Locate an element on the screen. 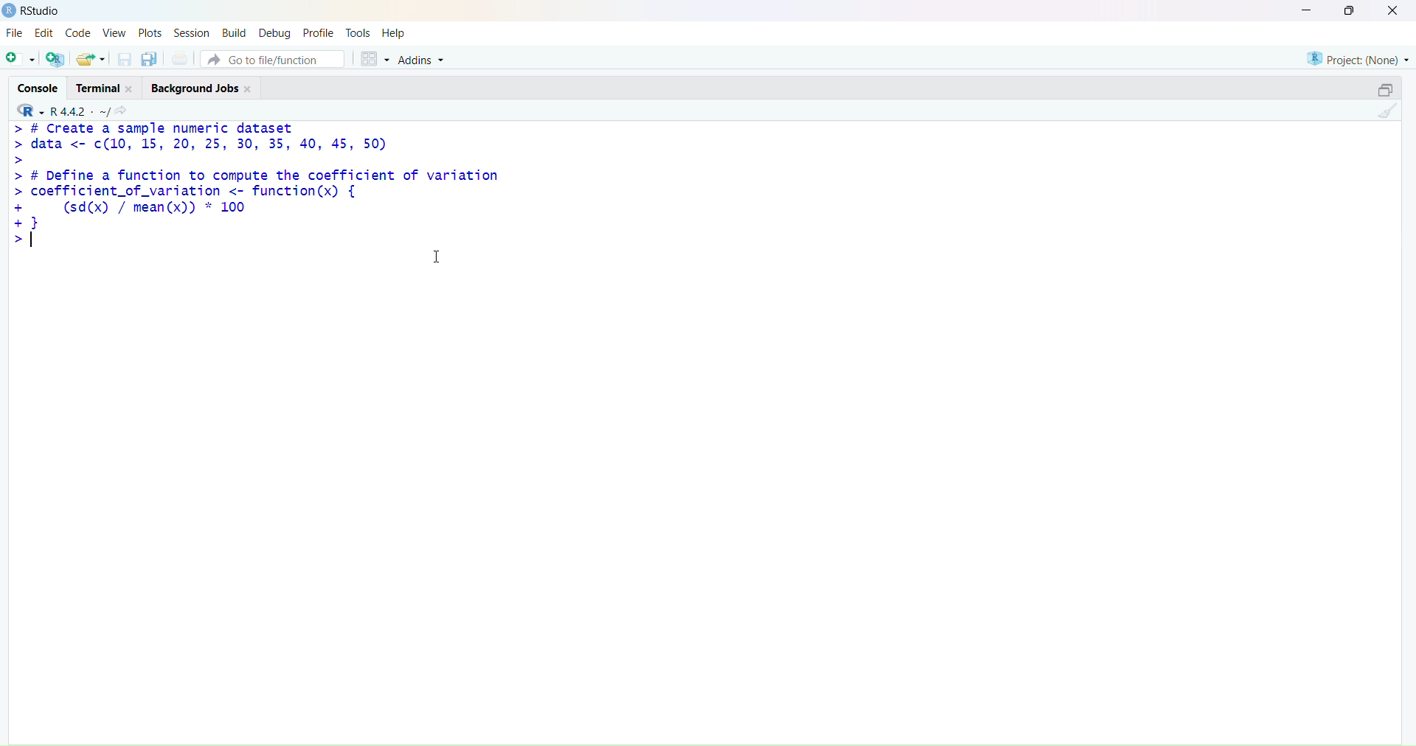  logo is located at coordinates (10, 10).